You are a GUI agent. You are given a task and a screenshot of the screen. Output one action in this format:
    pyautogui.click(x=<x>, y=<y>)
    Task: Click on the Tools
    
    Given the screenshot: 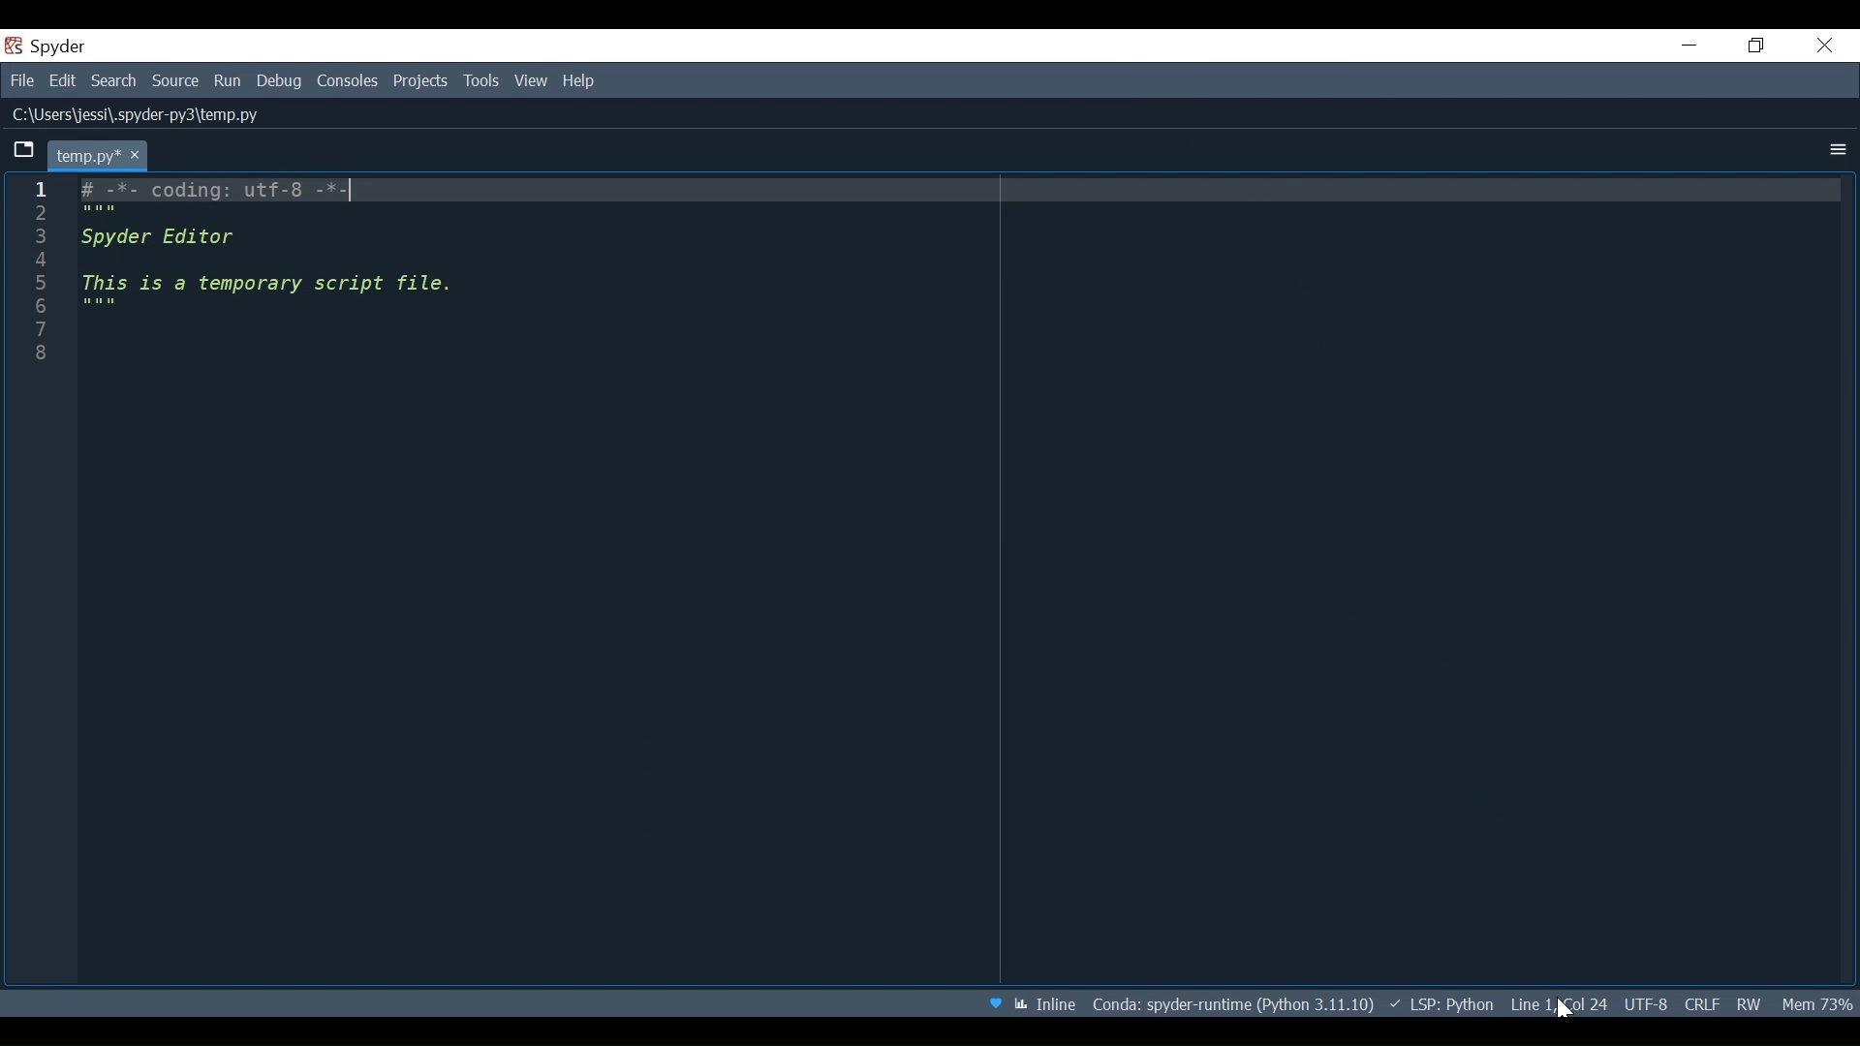 What is the action you would take?
    pyautogui.click(x=480, y=80)
    